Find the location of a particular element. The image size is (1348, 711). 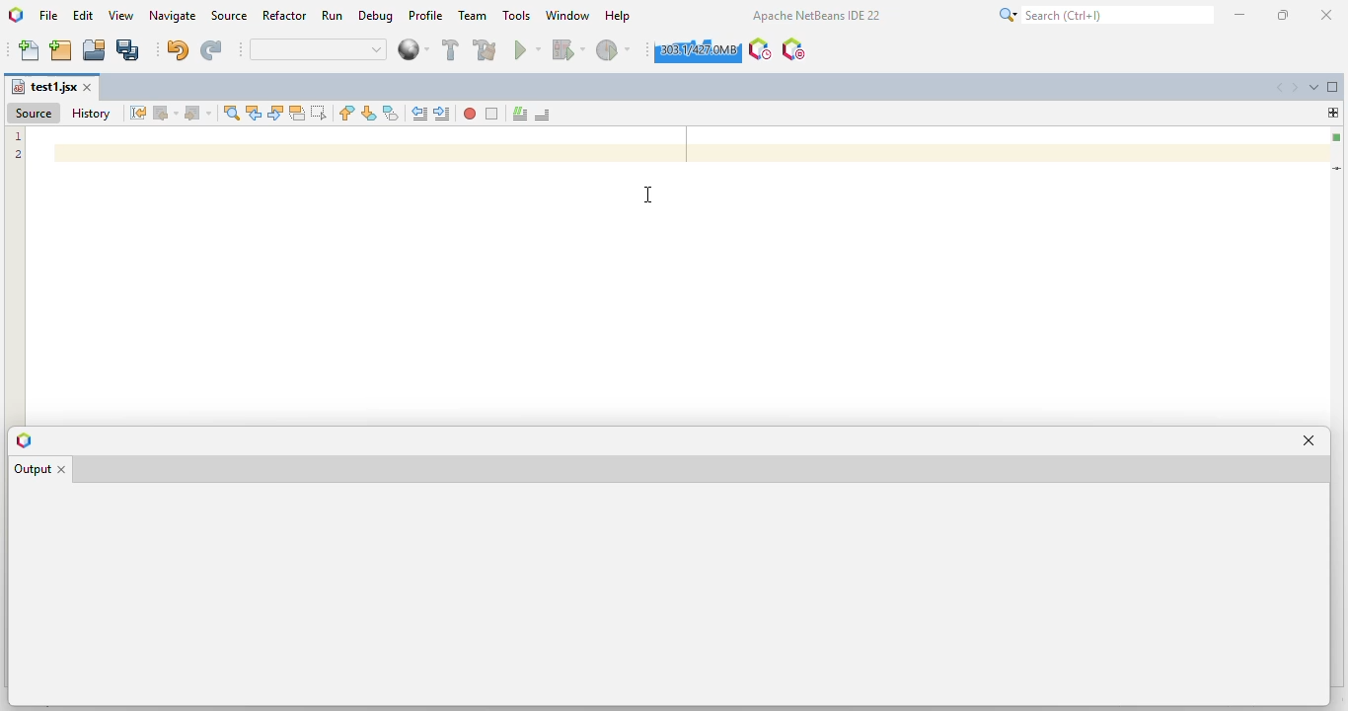

undo is located at coordinates (179, 49).